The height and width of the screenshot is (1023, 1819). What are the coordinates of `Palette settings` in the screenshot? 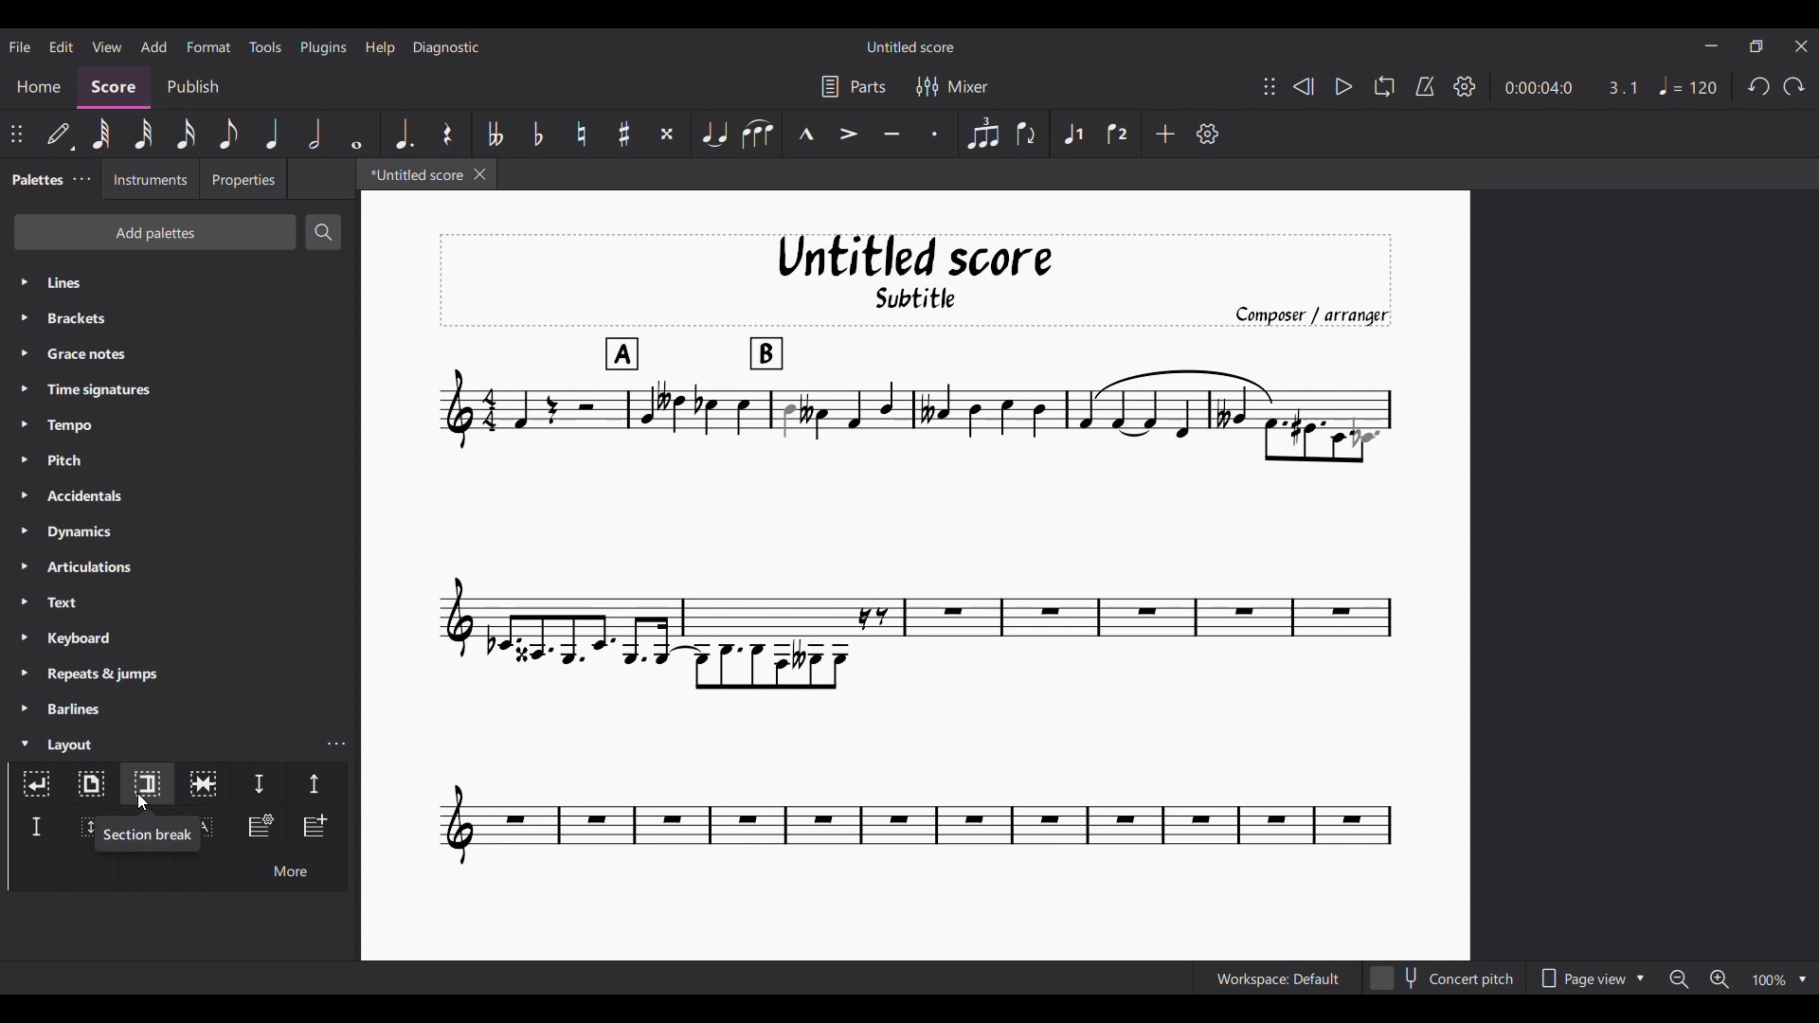 It's located at (82, 178).